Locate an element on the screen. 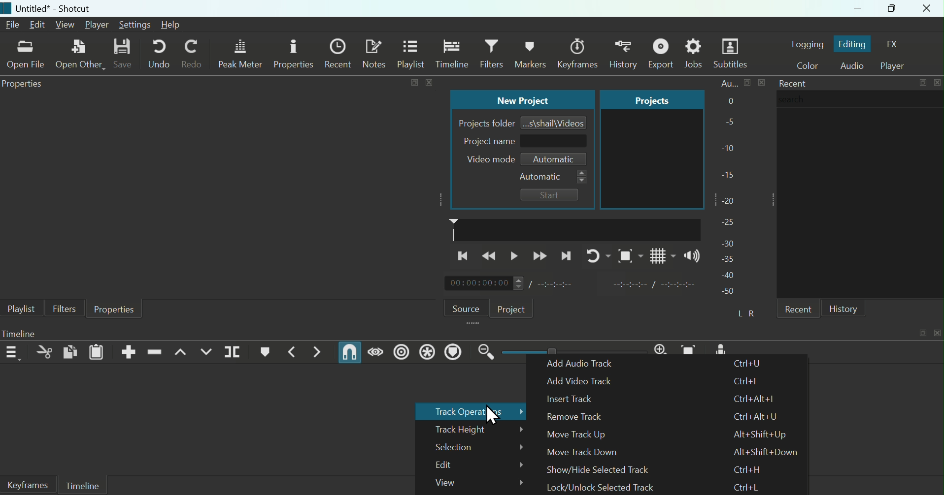 The height and width of the screenshot is (495, 944). Track Operators is located at coordinates (468, 411).